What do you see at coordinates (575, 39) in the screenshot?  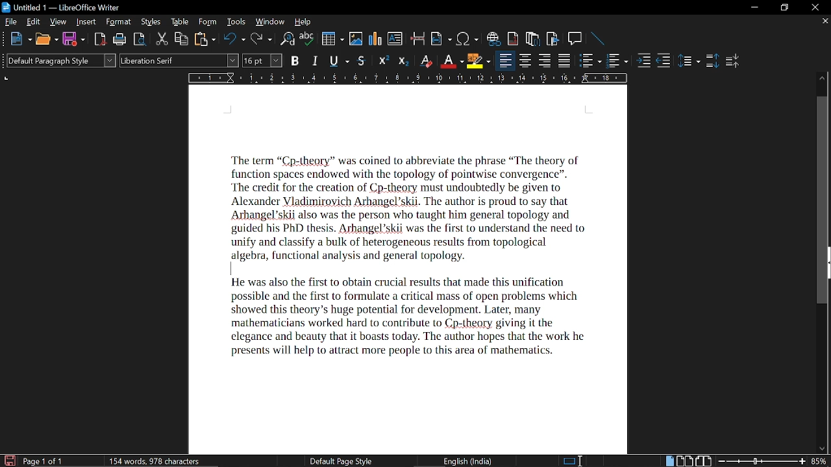 I see `Insert comment` at bounding box center [575, 39].